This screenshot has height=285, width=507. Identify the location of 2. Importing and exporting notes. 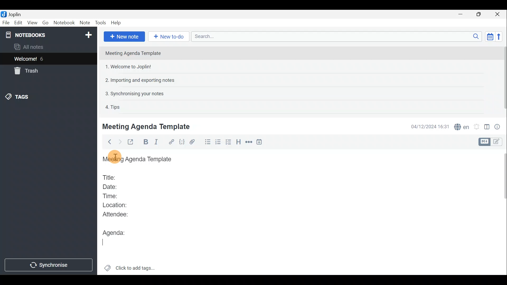
(142, 80).